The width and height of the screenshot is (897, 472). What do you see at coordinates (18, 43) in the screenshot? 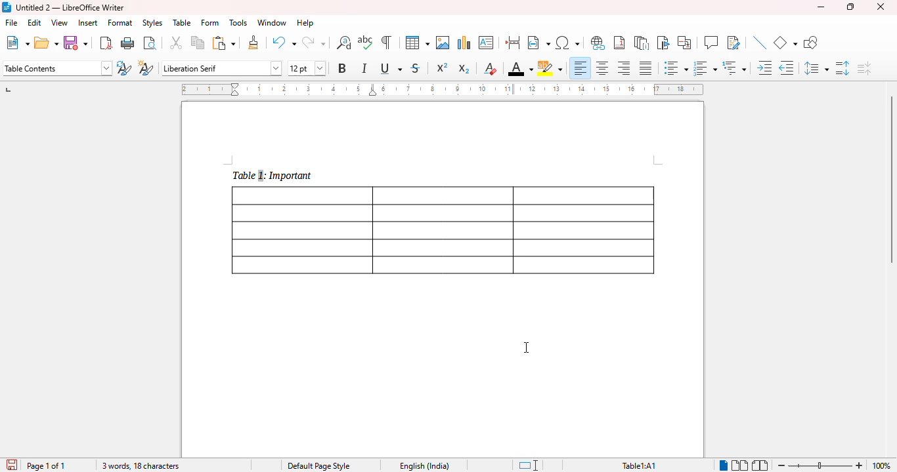
I see `new` at bounding box center [18, 43].